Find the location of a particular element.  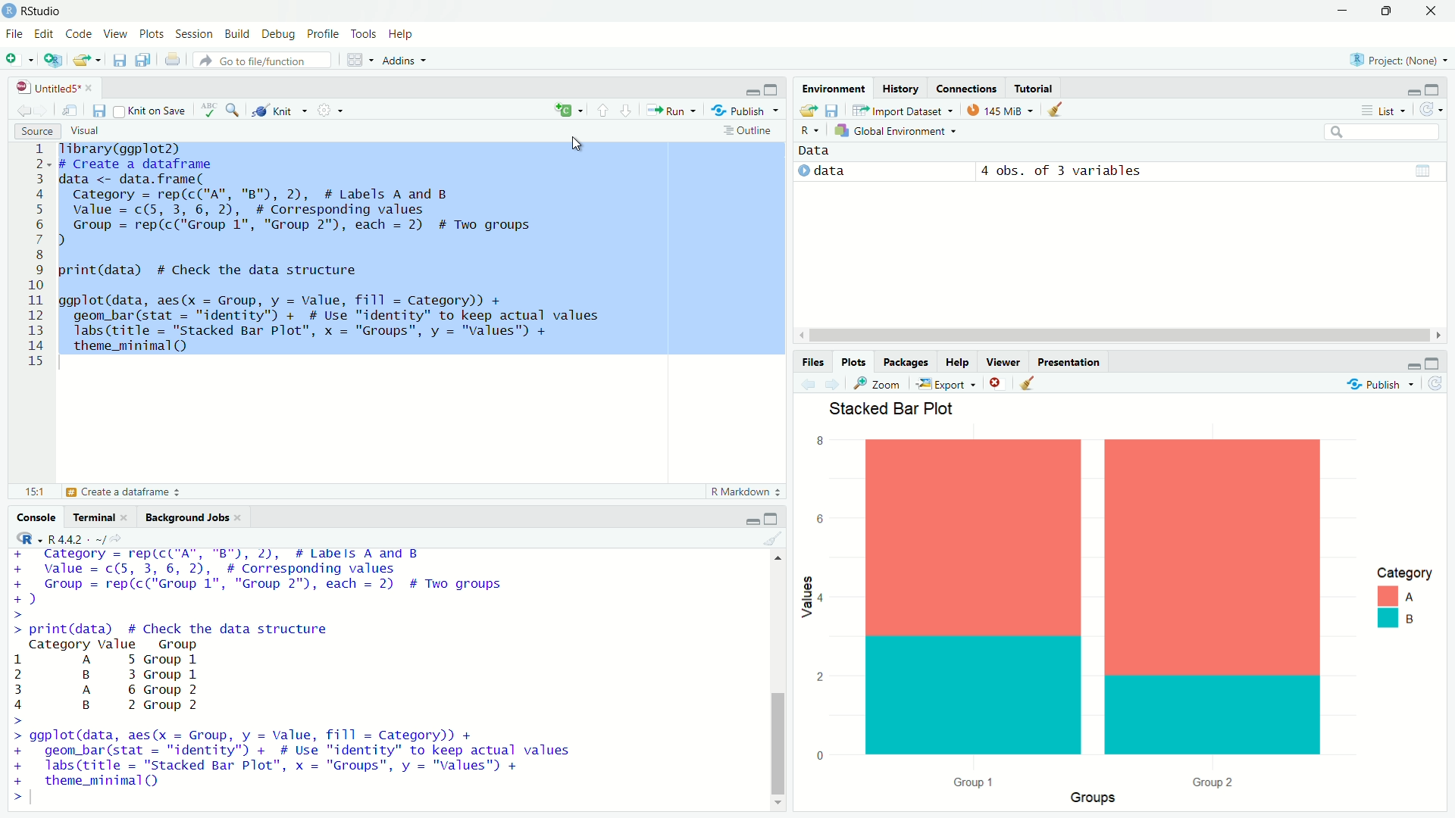

Global Environement is located at coordinates (895, 130).